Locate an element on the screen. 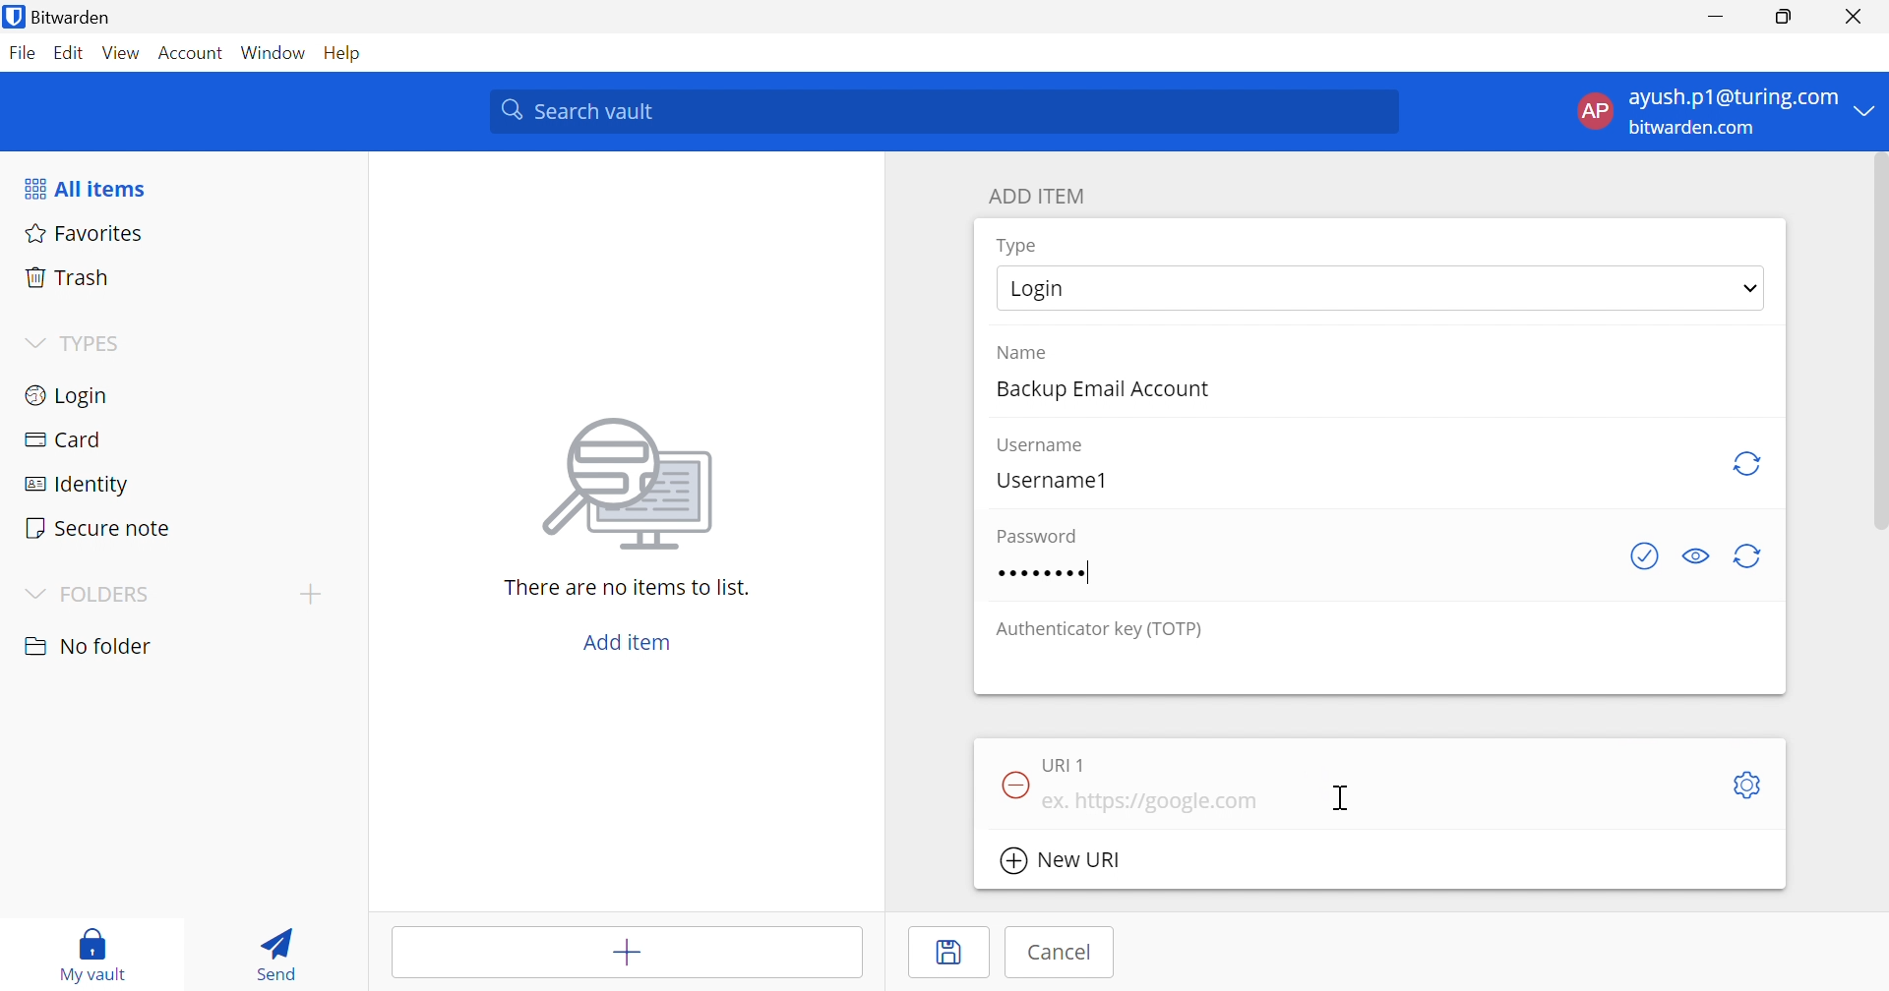 The image size is (1889, 991). New URl is located at coordinates (1061, 861).